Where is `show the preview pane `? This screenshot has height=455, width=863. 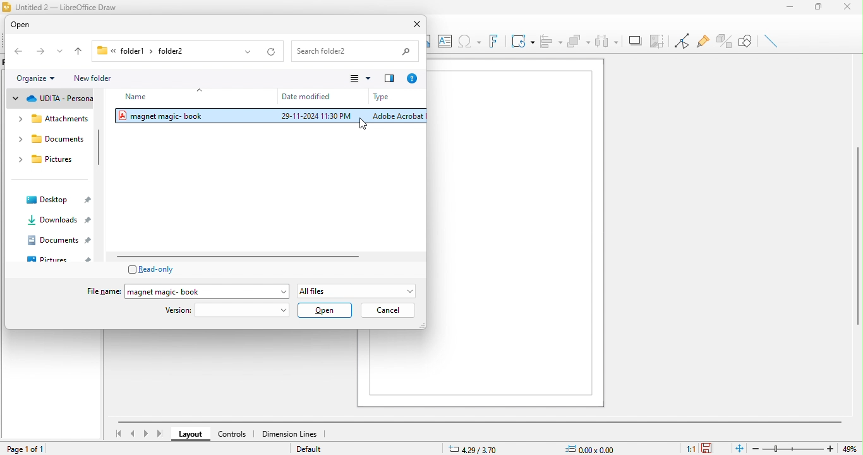
show the preview pane  is located at coordinates (391, 80).